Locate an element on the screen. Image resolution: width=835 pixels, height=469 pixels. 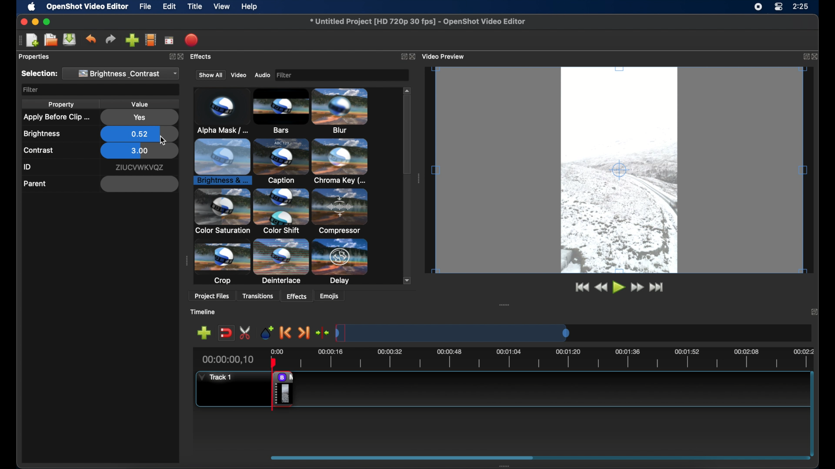
properties is located at coordinates (34, 57).